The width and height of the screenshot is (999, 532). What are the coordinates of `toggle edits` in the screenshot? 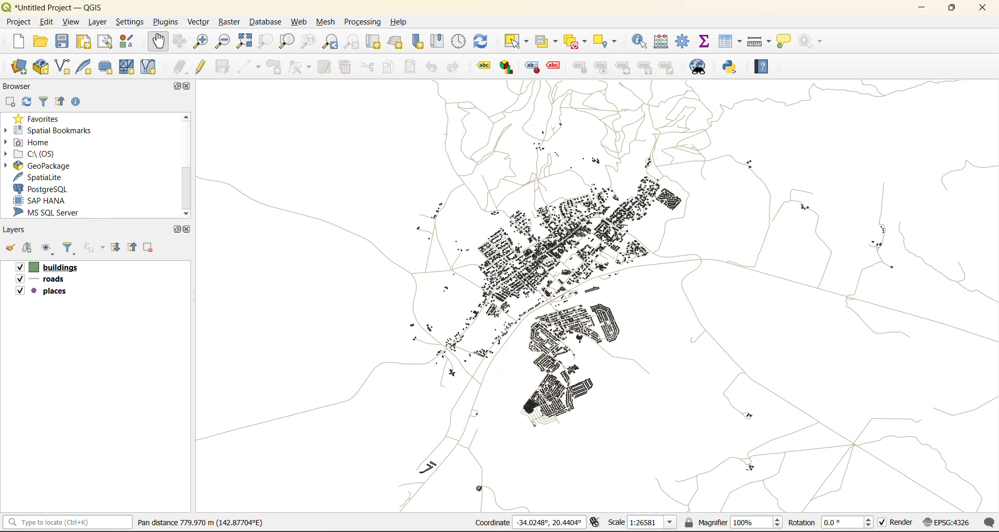 It's located at (200, 66).